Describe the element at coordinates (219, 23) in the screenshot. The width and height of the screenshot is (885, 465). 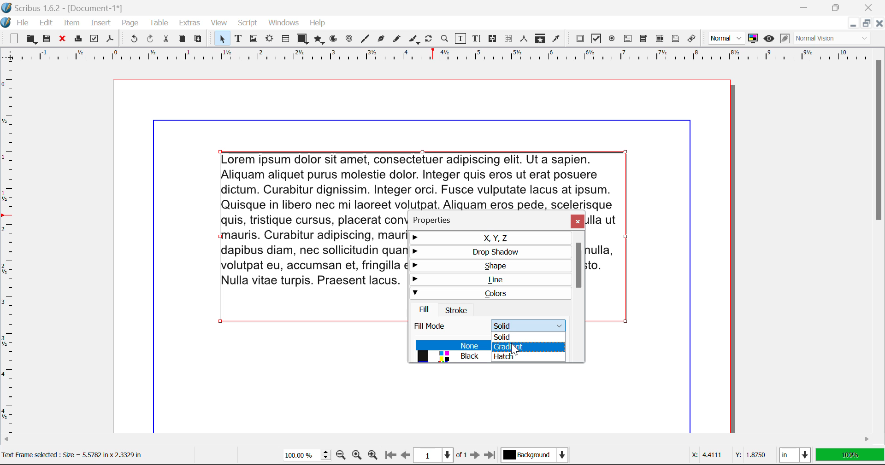
I see `View` at that location.